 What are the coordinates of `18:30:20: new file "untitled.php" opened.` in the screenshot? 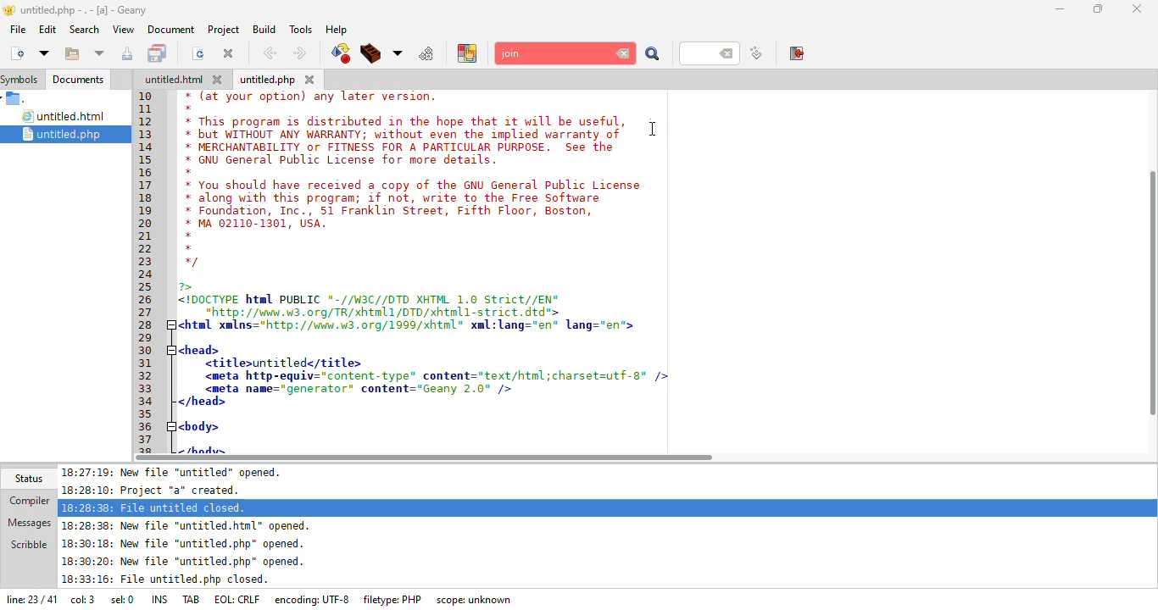 It's located at (184, 563).